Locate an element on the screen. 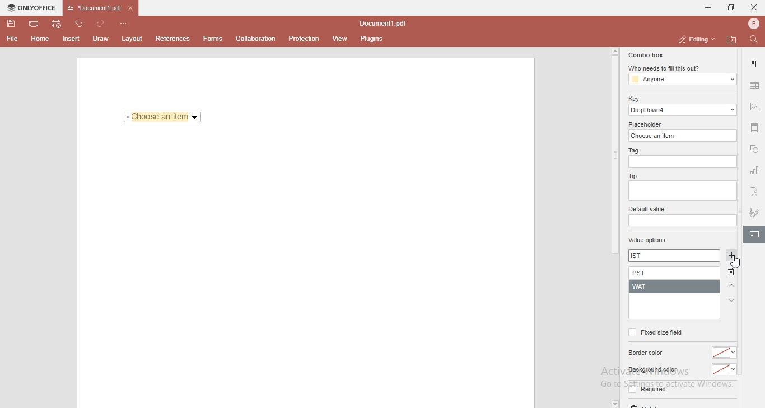 This screenshot has height=408, width=765. find is located at coordinates (756, 39).